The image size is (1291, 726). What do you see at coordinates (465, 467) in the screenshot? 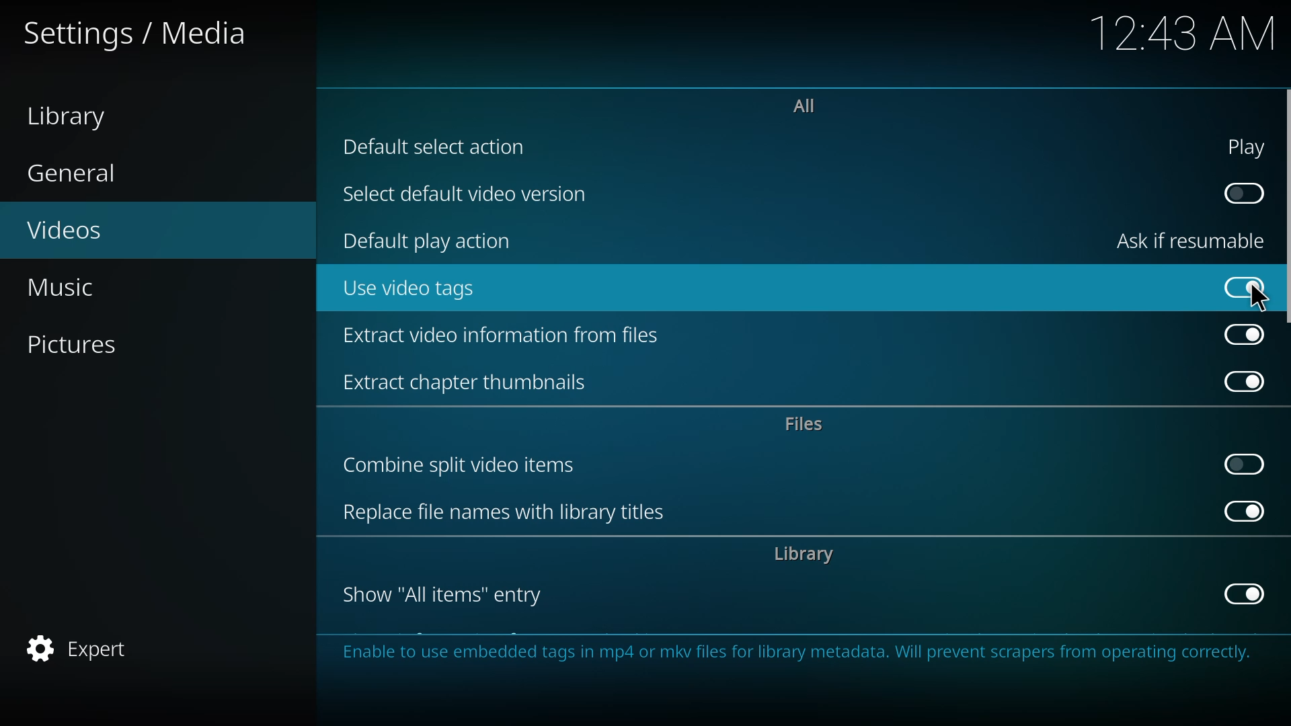
I see `combine split video items` at bounding box center [465, 467].